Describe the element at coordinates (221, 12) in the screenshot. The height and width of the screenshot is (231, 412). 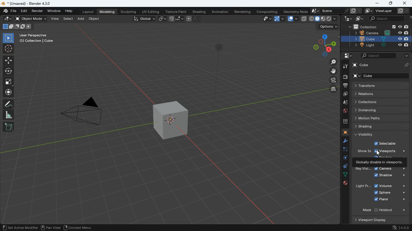
I see `animation` at that location.